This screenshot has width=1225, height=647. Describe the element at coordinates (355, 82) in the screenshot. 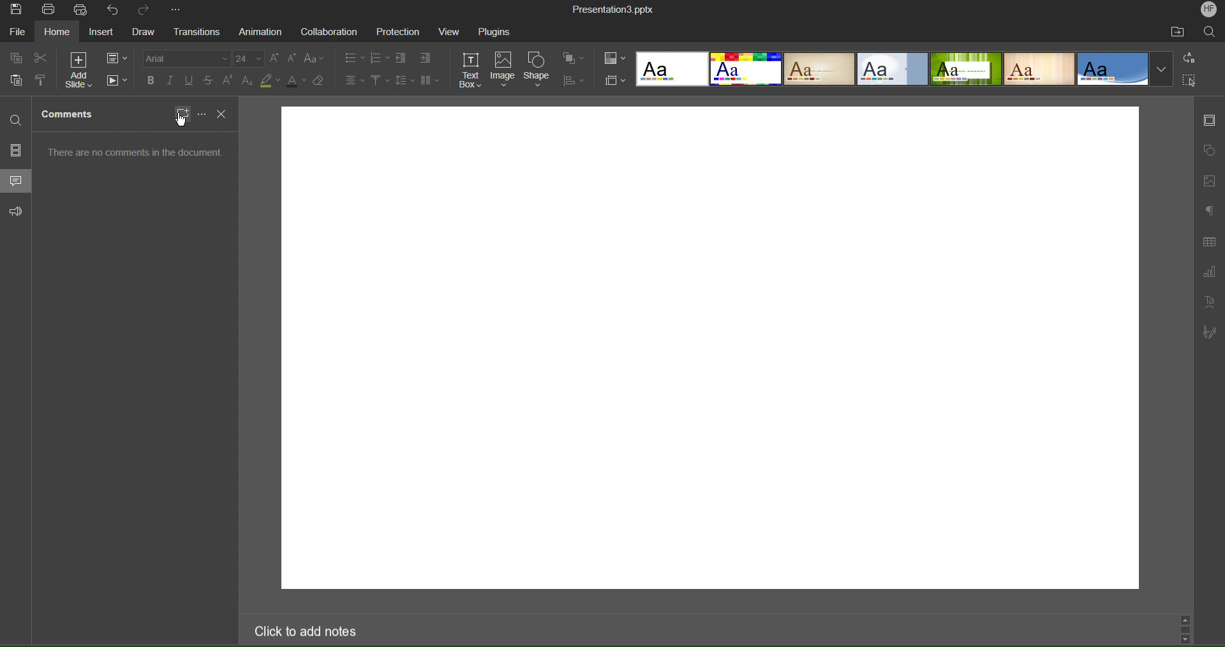

I see `Alignment` at that location.